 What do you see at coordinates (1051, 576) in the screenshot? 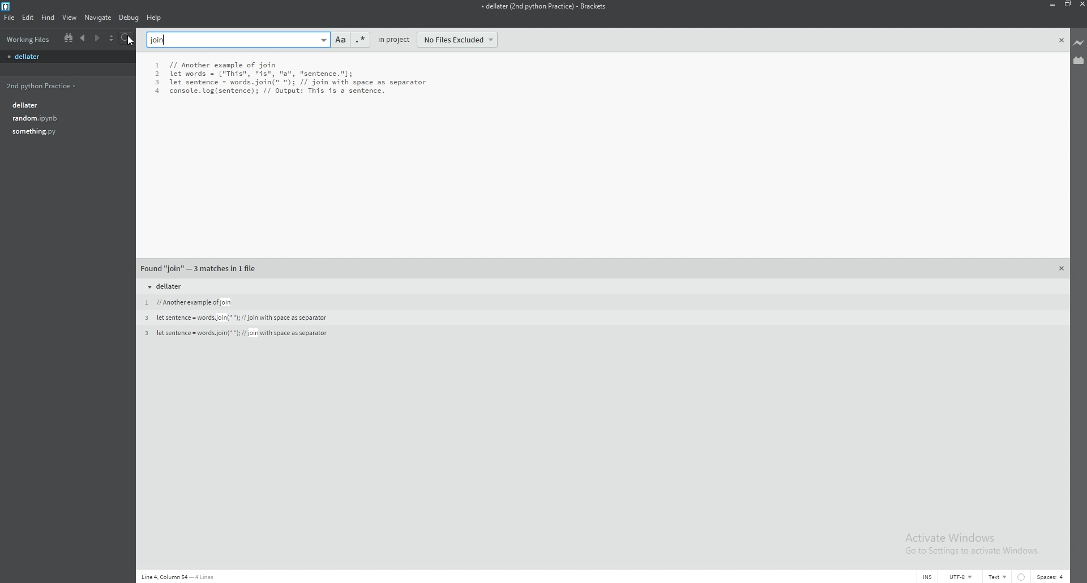
I see `spaces` at bounding box center [1051, 576].